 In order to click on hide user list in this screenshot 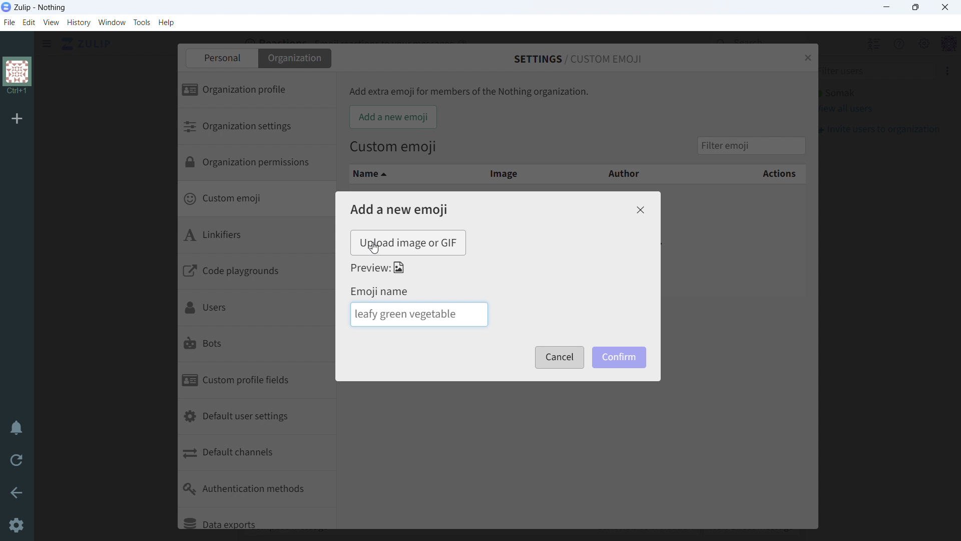, I will do `click(863, 43)`.